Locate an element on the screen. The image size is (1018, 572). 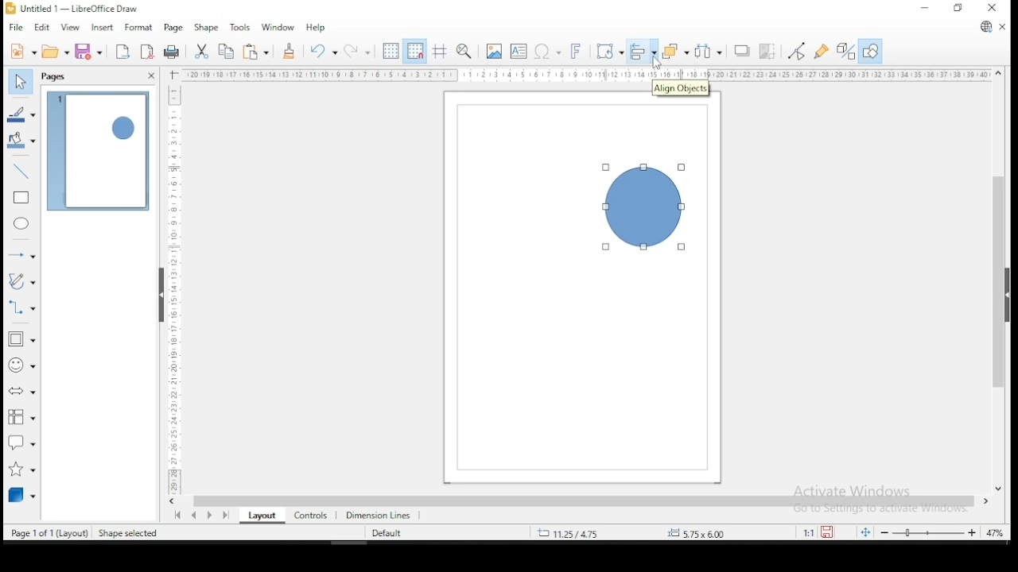
minimize is located at coordinates (927, 7).